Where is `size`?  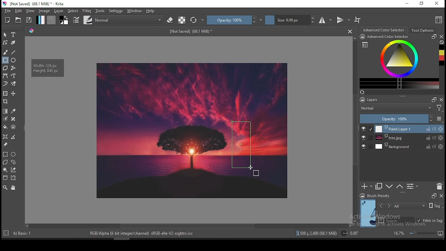 size is located at coordinates (290, 20).